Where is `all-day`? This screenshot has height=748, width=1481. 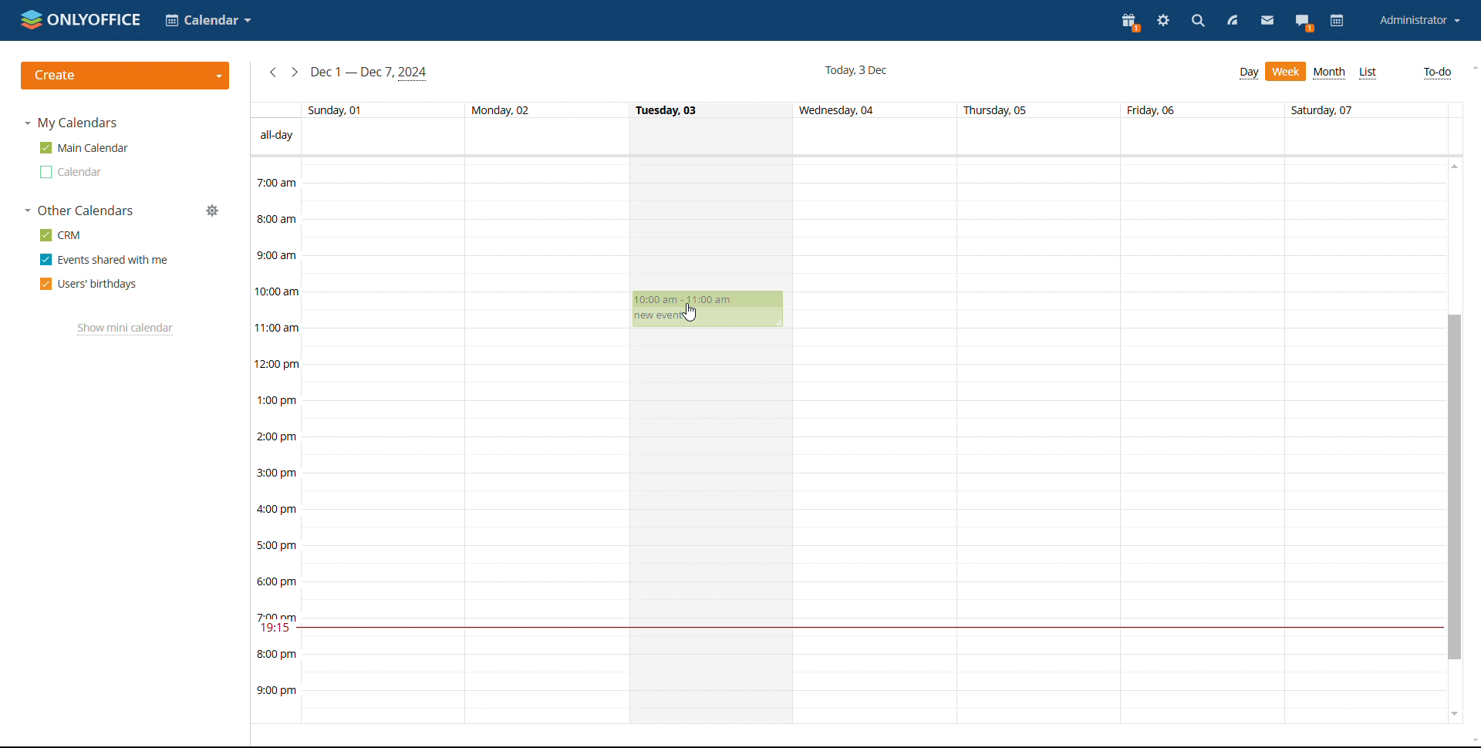
all-day is located at coordinates (277, 135).